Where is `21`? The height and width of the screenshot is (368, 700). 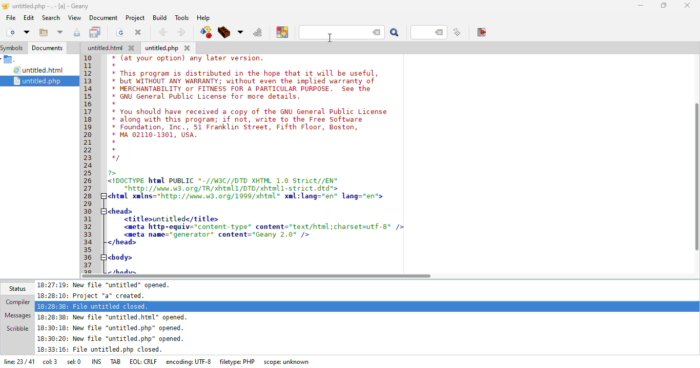
21 is located at coordinates (89, 142).